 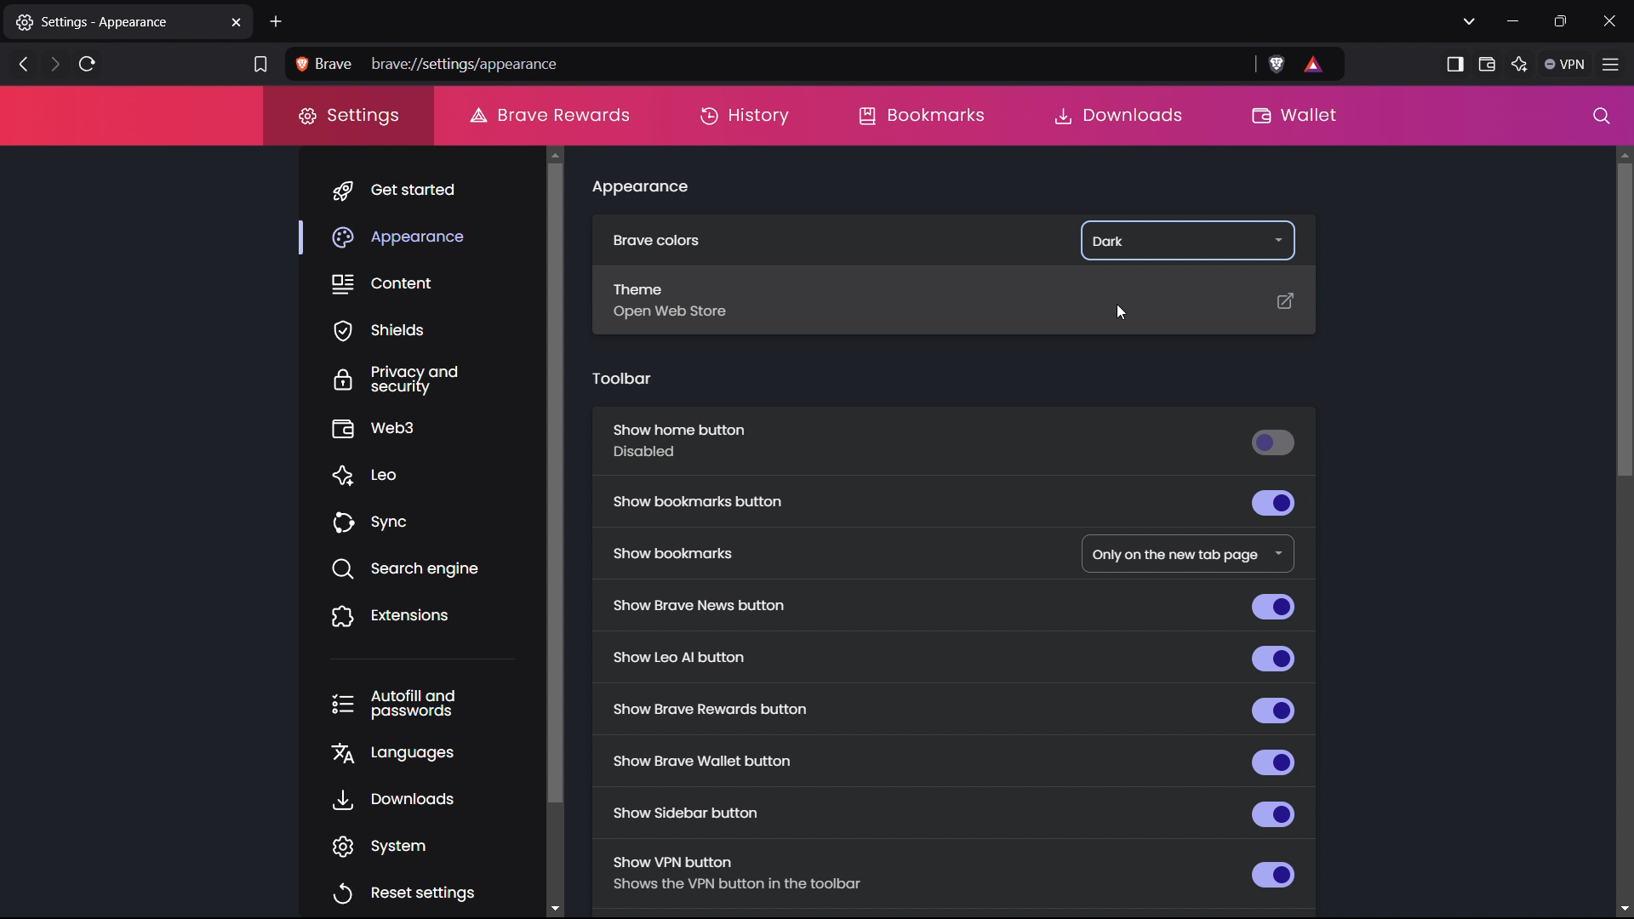 I want to click on downloads, so click(x=431, y=796).